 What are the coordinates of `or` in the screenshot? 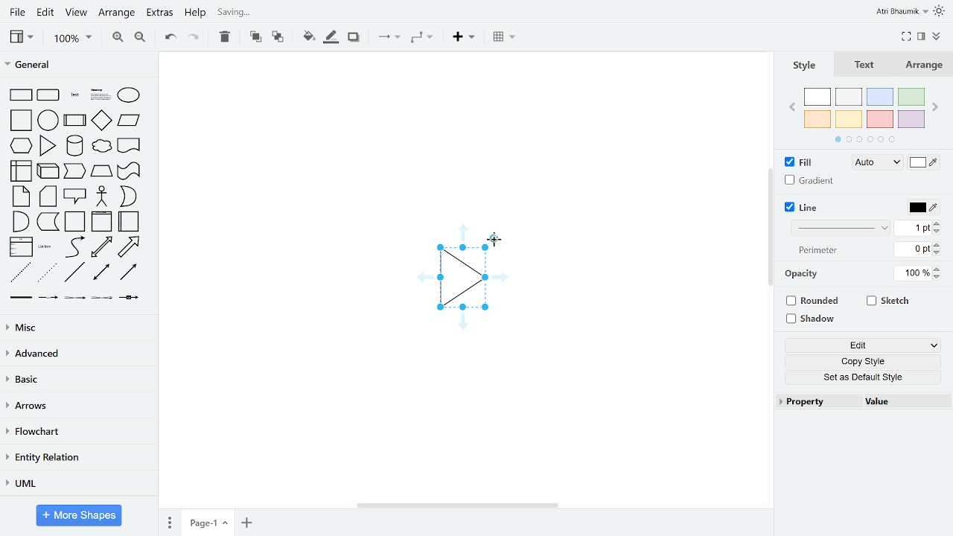 It's located at (127, 197).